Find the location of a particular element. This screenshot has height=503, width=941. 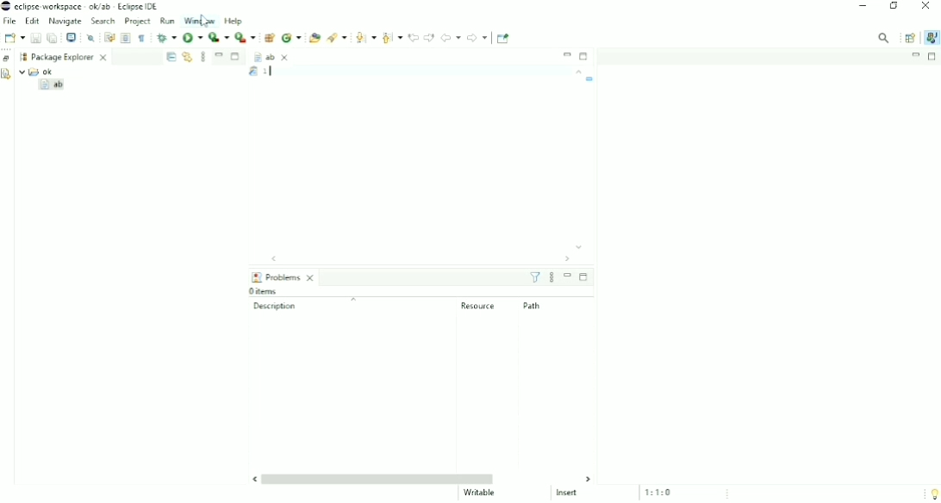

Toggle Block Selection is located at coordinates (126, 38).